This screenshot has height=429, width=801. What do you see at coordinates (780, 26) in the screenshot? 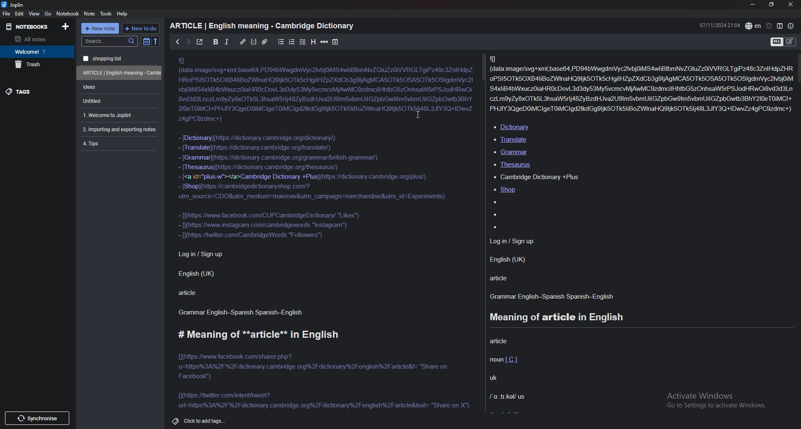
I see `toggle editor layout` at bounding box center [780, 26].